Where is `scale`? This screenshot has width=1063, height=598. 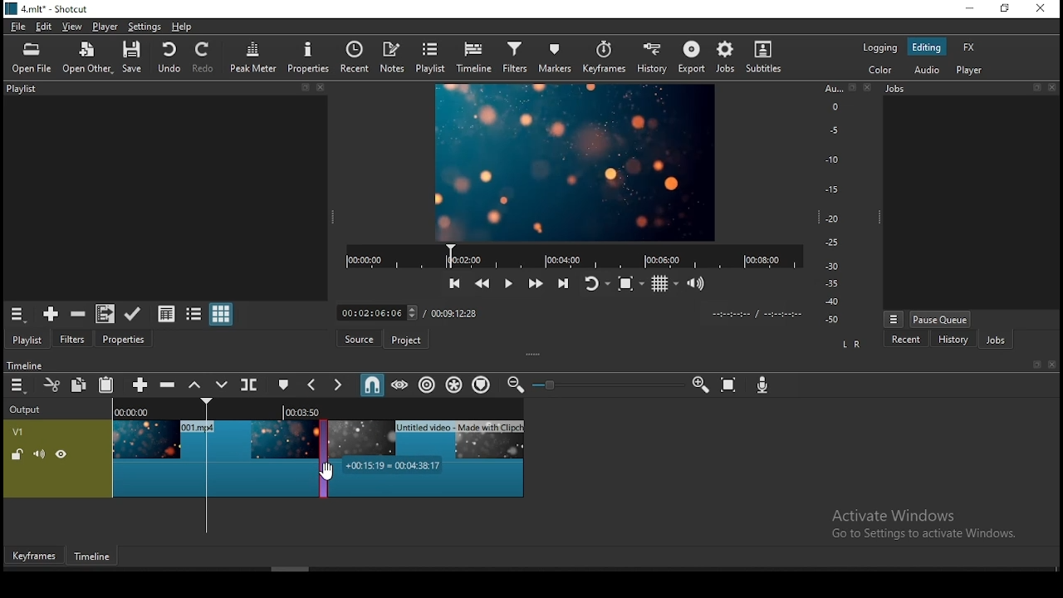 scale is located at coordinates (836, 202).